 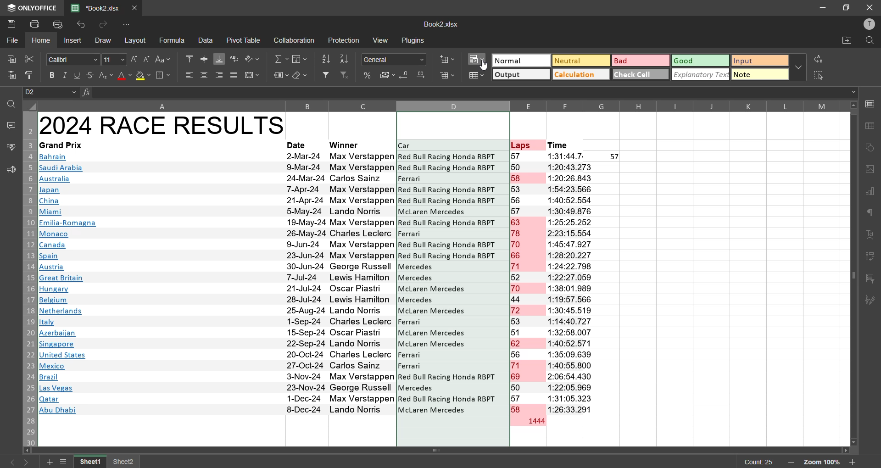 What do you see at coordinates (92, 462) in the screenshot?
I see `sheet  name` at bounding box center [92, 462].